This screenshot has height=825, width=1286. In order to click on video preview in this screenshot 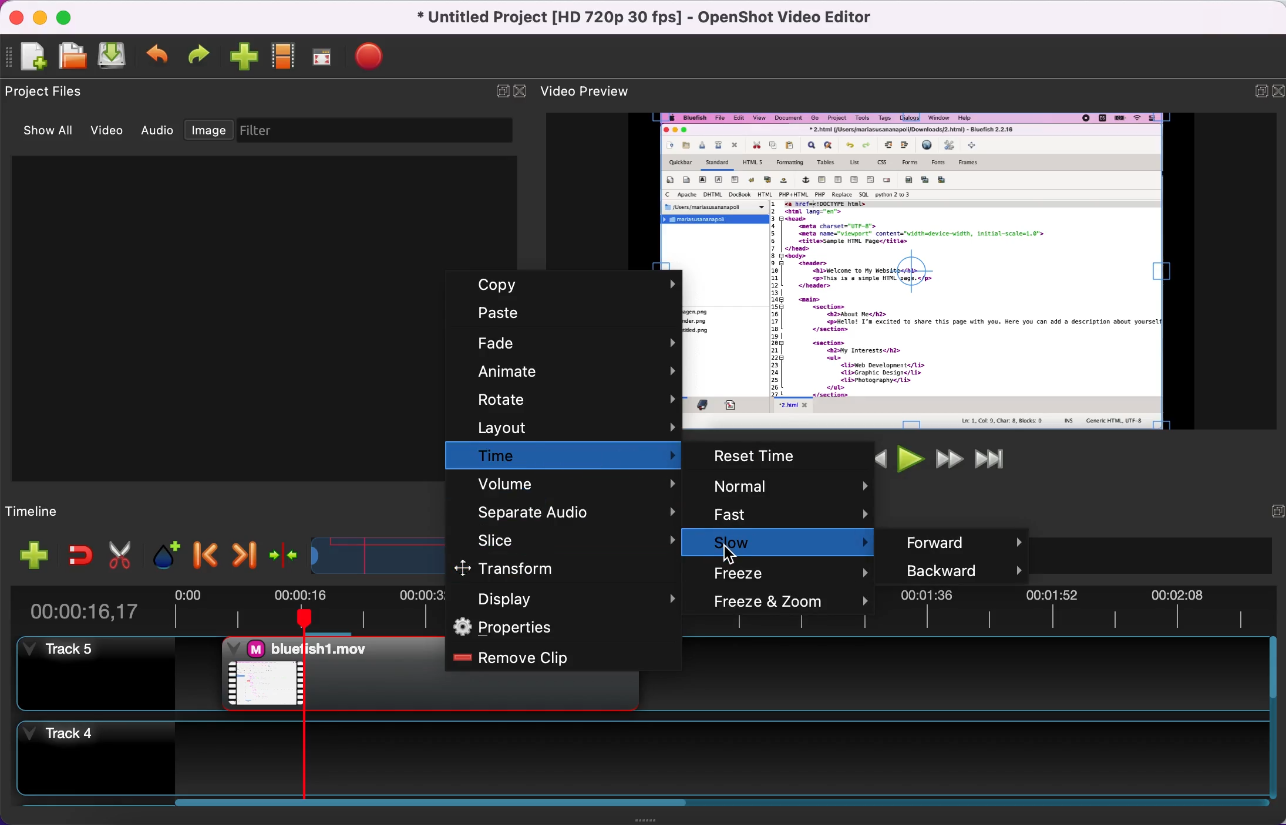, I will do `click(977, 271)`.